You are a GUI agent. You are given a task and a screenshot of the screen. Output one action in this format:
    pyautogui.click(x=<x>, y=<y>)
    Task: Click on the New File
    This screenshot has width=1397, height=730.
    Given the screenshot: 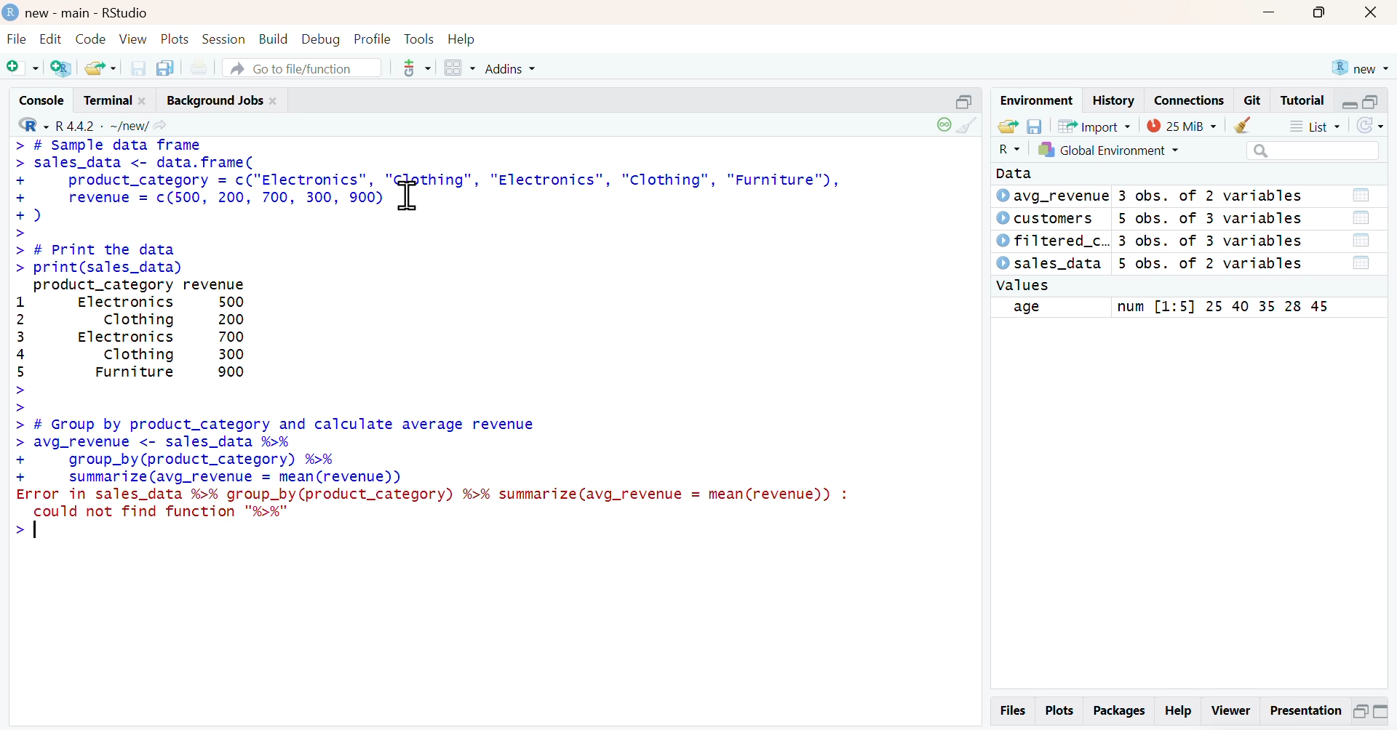 What is the action you would take?
    pyautogui.click(x=22, y=68)
    